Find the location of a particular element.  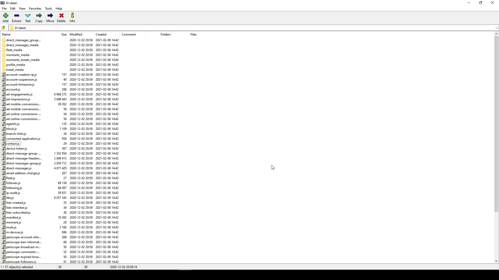

scroll is located at coordinates (495, 148).